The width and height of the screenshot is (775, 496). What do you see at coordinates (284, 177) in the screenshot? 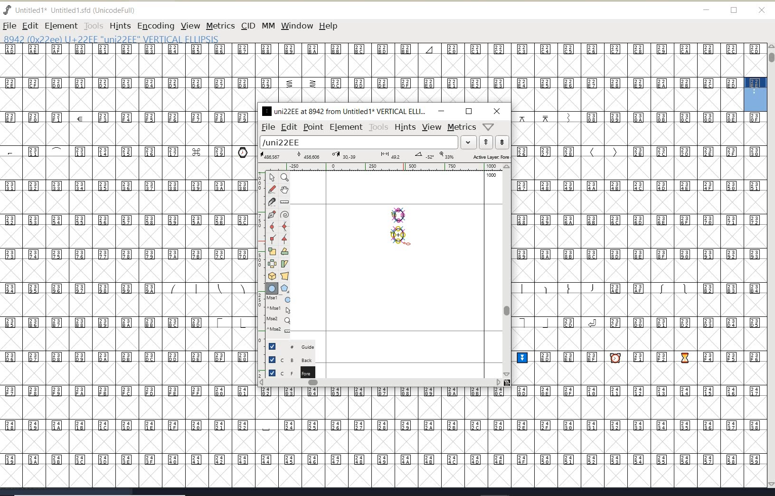
I see `magnify` at bounding box center [284, 177].